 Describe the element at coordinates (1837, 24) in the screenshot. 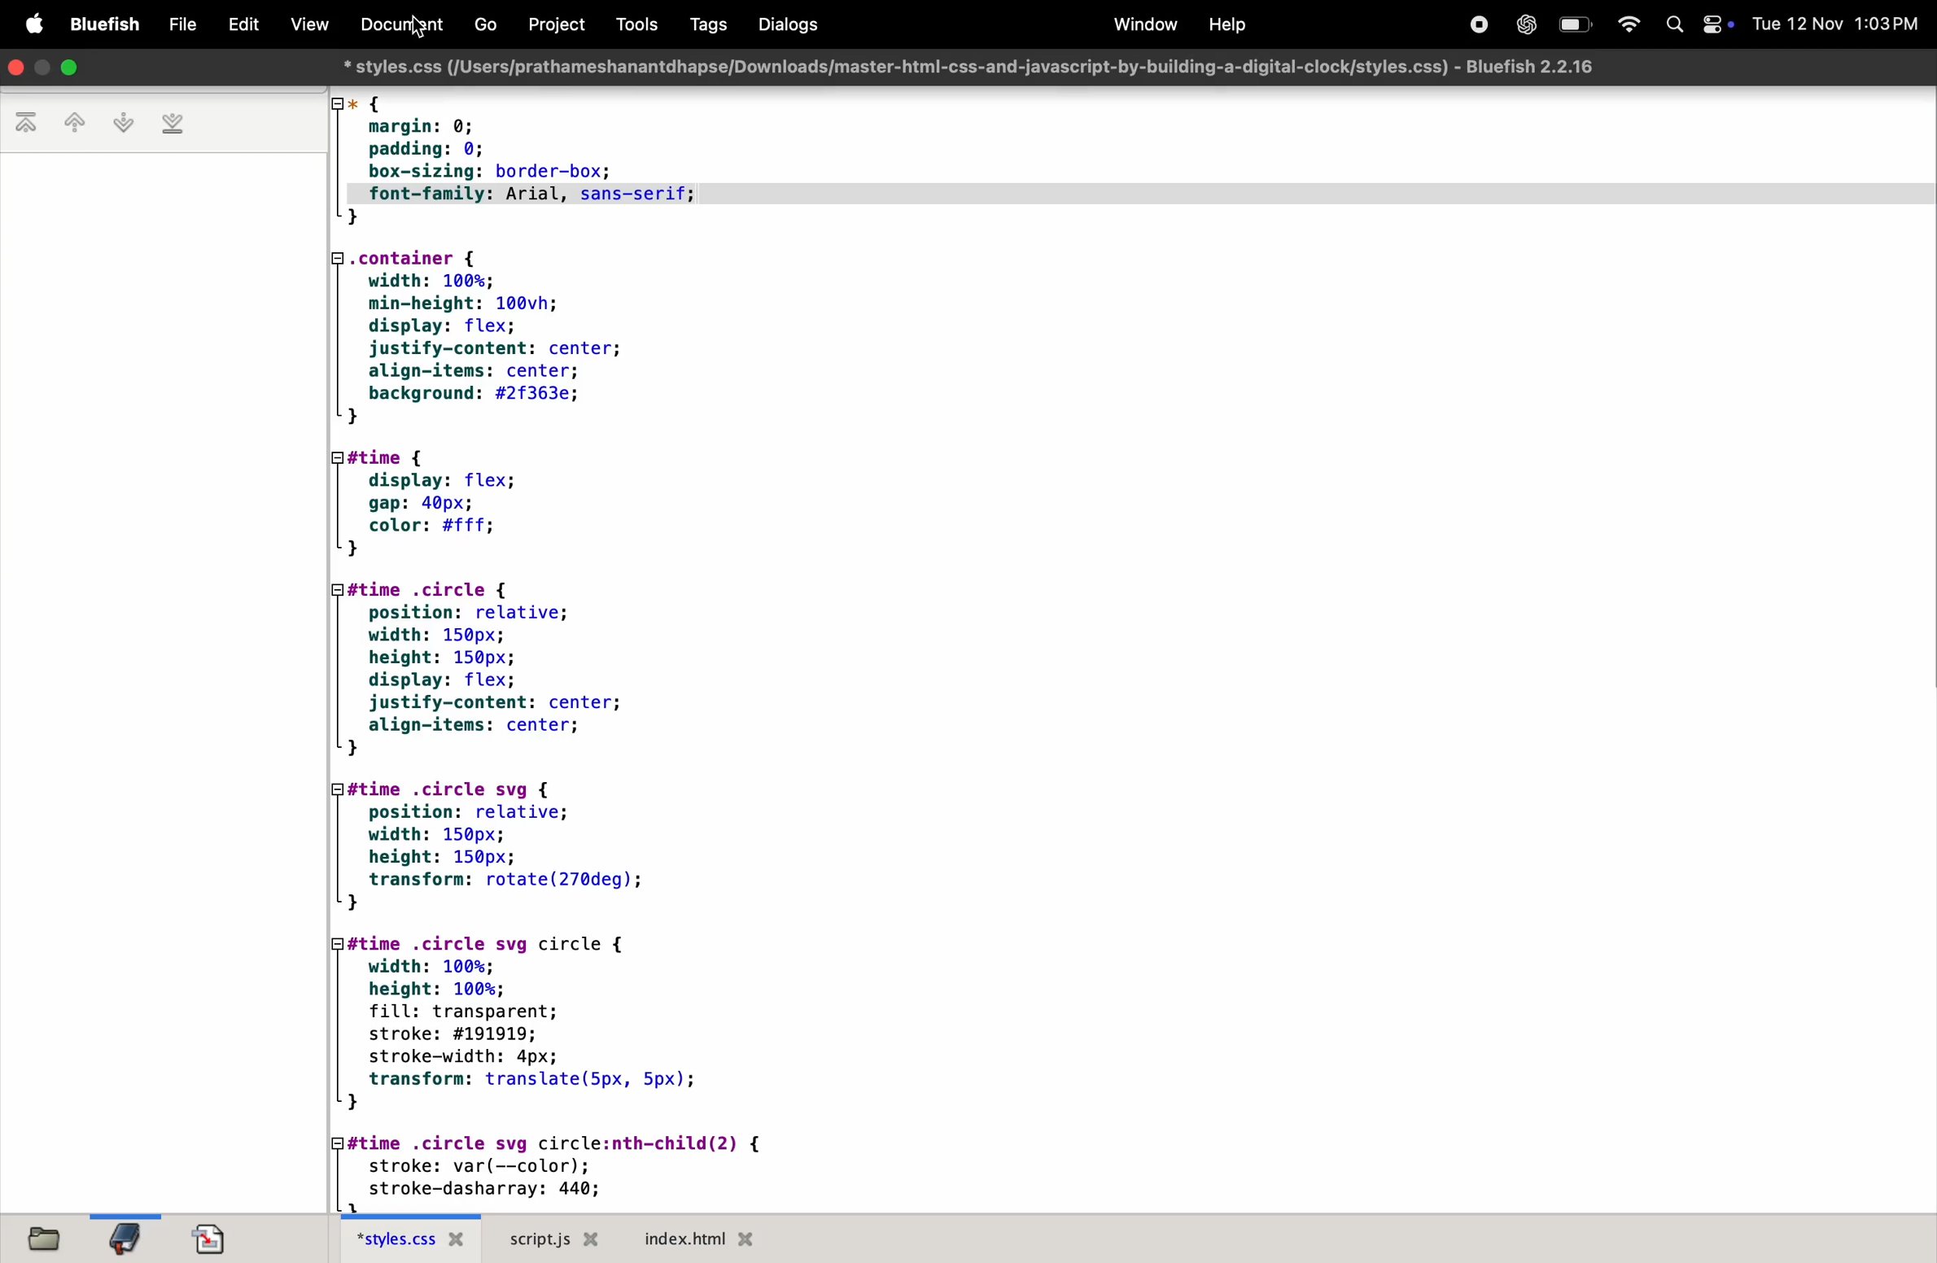

I see `Tue 12 Nov 1:03PM` at that location.